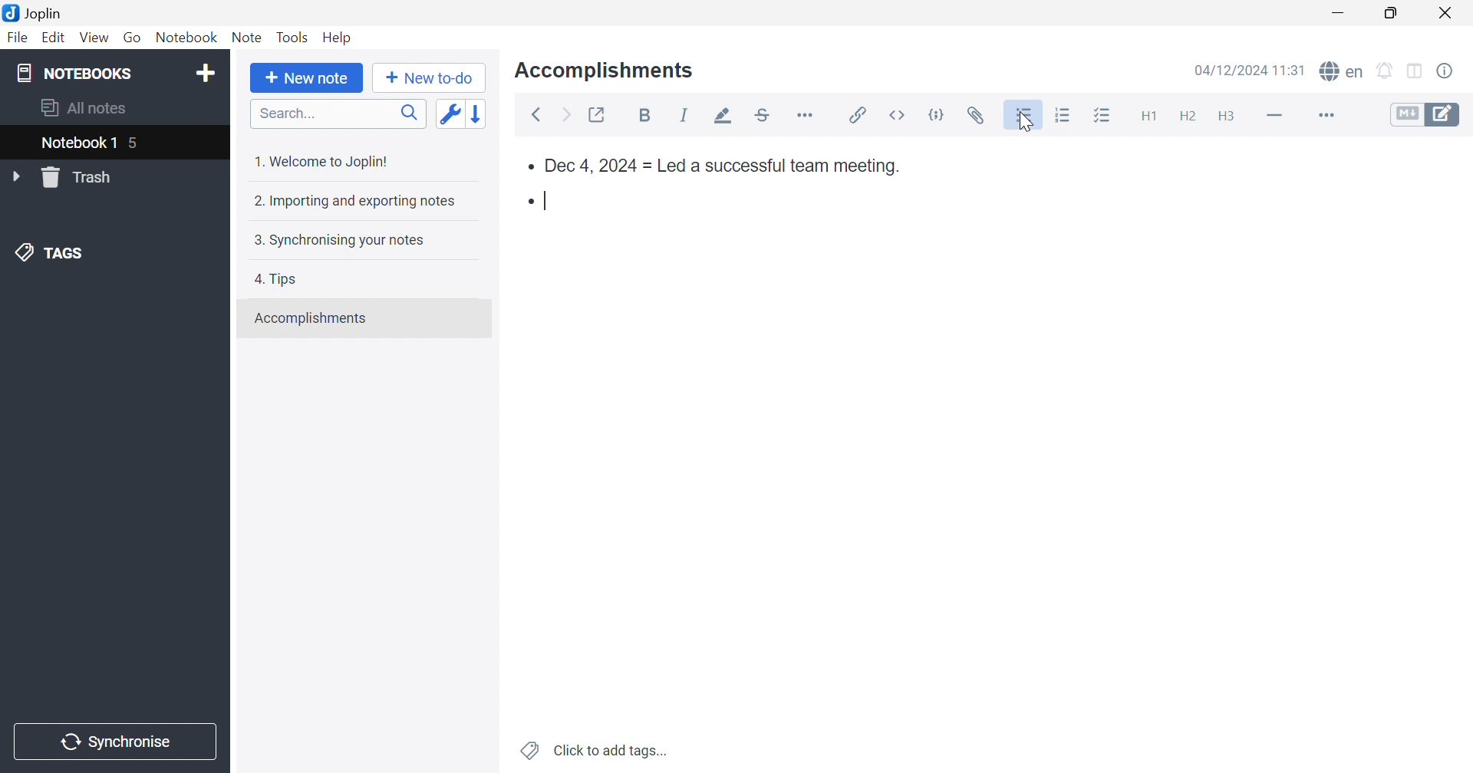  Describe the element at coordinates (205, 74) in the screenshot. I see `Add notebook` at that location.